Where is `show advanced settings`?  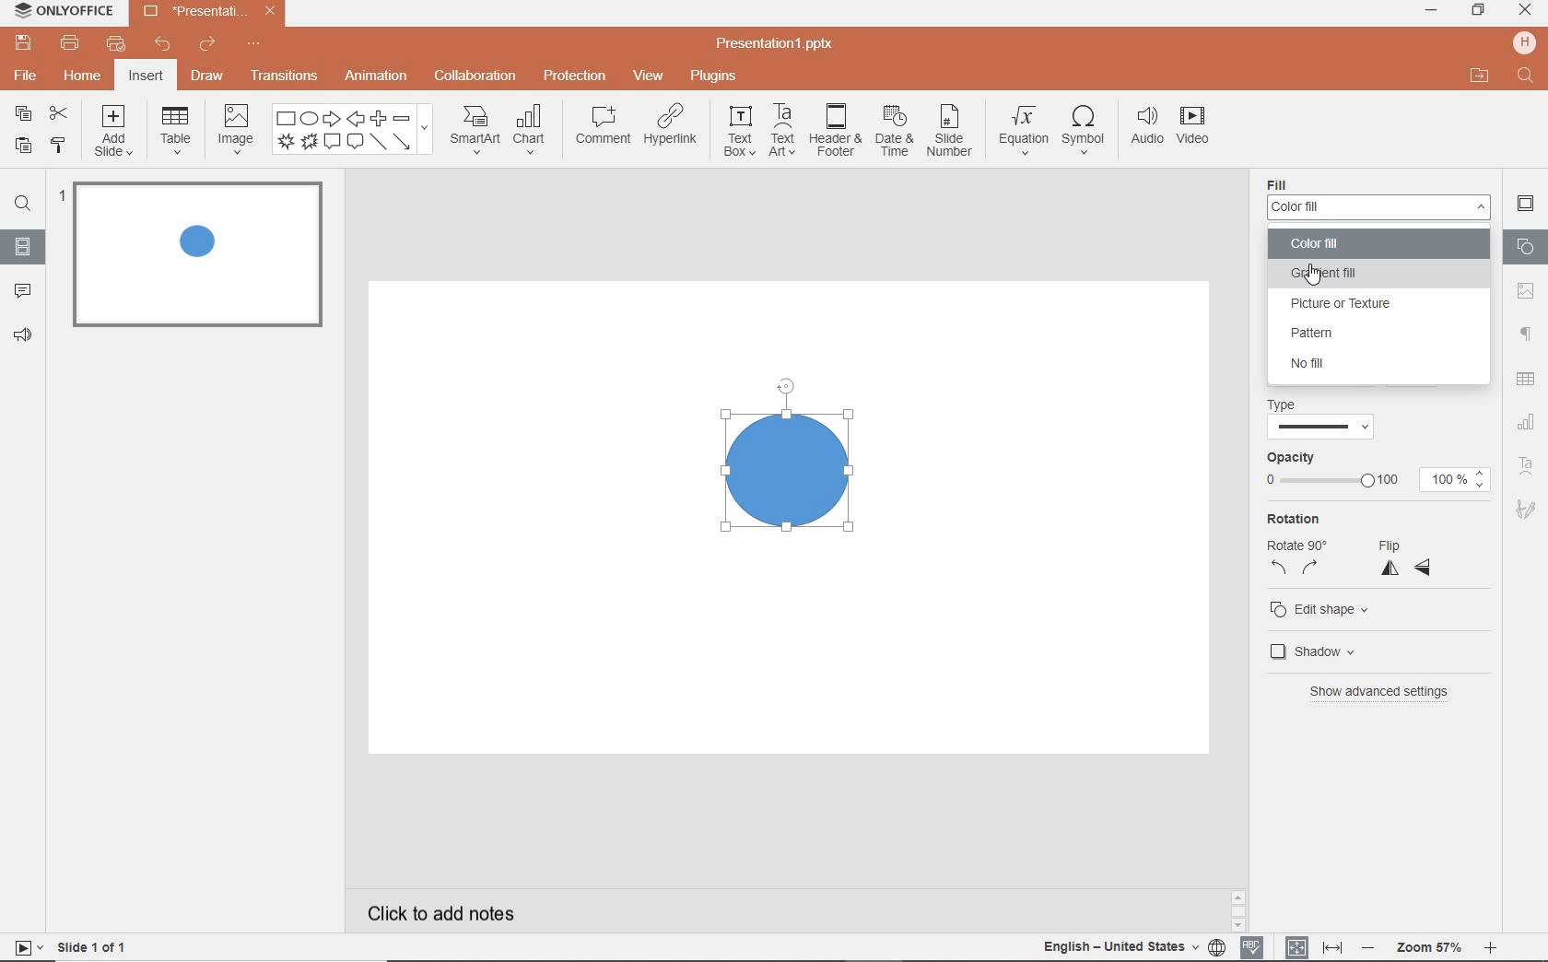
show advanced settings is located at coordinates (1376, 690).